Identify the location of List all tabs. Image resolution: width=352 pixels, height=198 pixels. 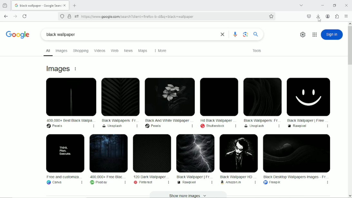
(302, 5).